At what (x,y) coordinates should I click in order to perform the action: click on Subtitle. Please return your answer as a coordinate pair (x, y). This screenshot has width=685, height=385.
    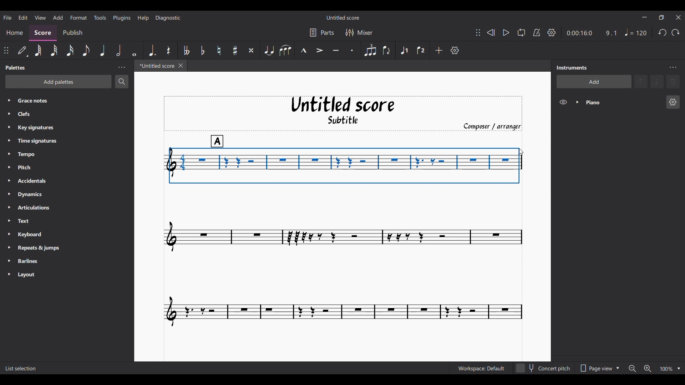
    Looking at the image, I should click on (350, 120).